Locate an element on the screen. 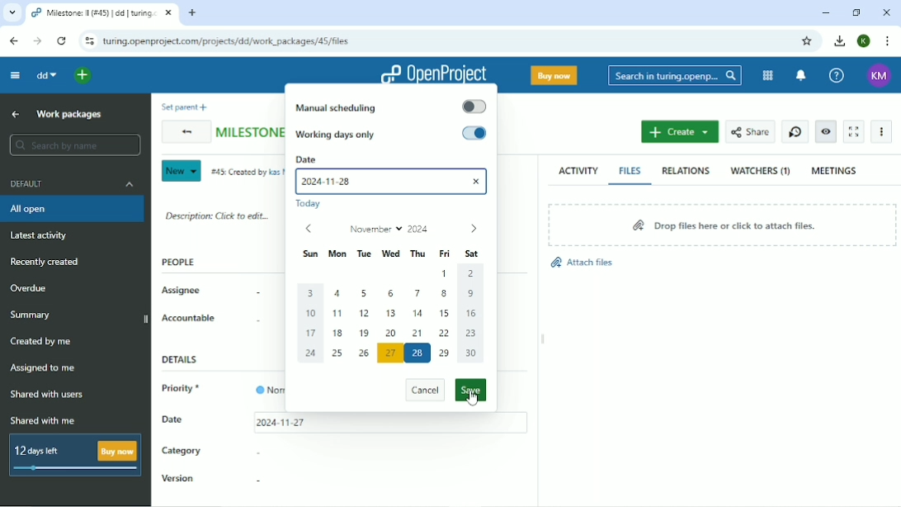  Files is located at coordinates (630, 170).